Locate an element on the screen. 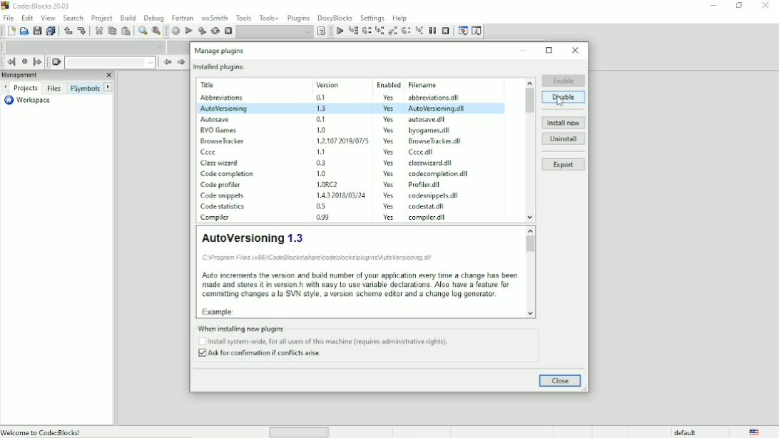 The image size is (779, 438). Enable is located at coordinates (563, 79).